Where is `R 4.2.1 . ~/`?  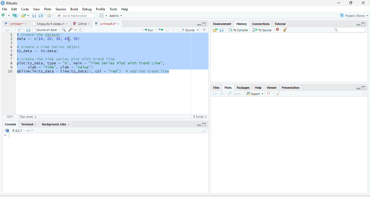
R 4.2.1 . ~/ is located at coordinates (21, 130).